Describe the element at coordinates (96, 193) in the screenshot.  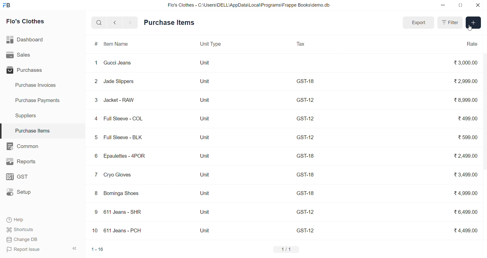
I see `8` at that location.